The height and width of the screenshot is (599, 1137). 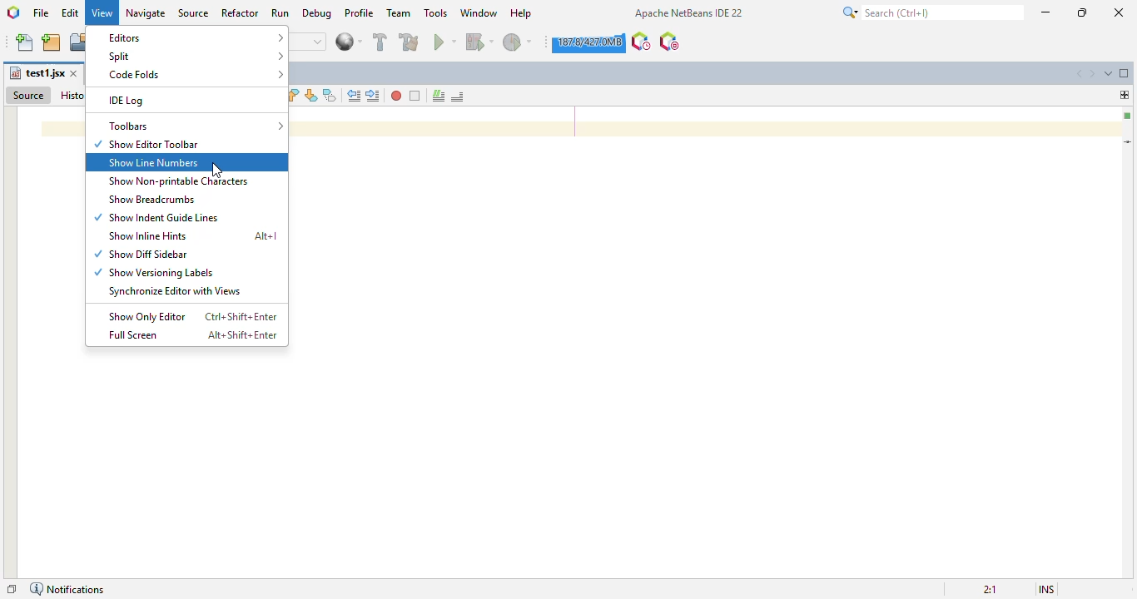 What do you see at coordinates (216, 170) in the screenshot?
I see `cursor` at bounding box center [216, 170].